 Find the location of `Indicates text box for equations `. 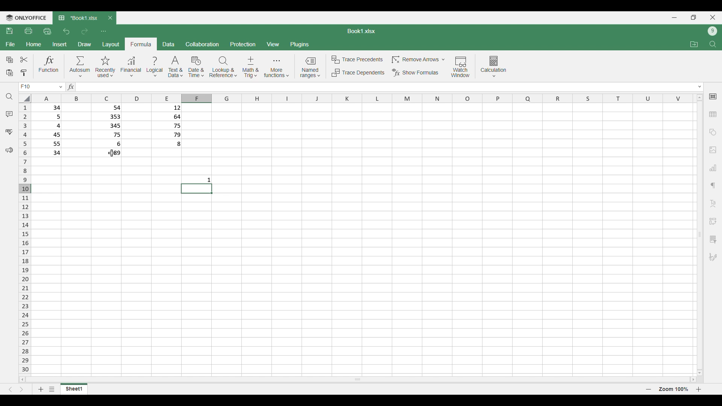

Indicates text box for equations  is located at coordinates (70, 87).